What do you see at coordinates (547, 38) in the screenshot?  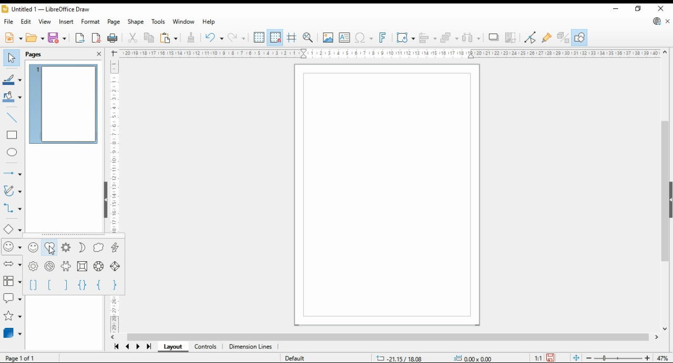 I see `show gluepoint functions` at bounding box center [547, 38].